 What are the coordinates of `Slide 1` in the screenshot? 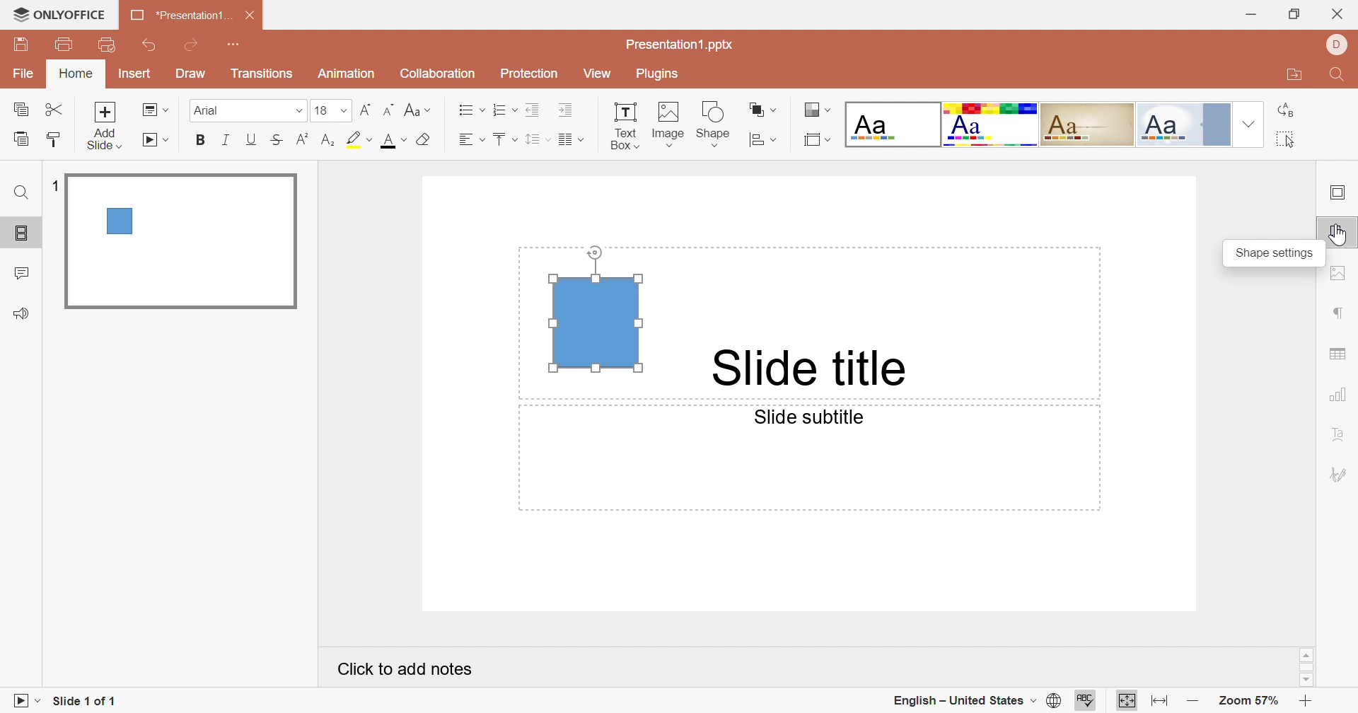 It's located at (184, 243).